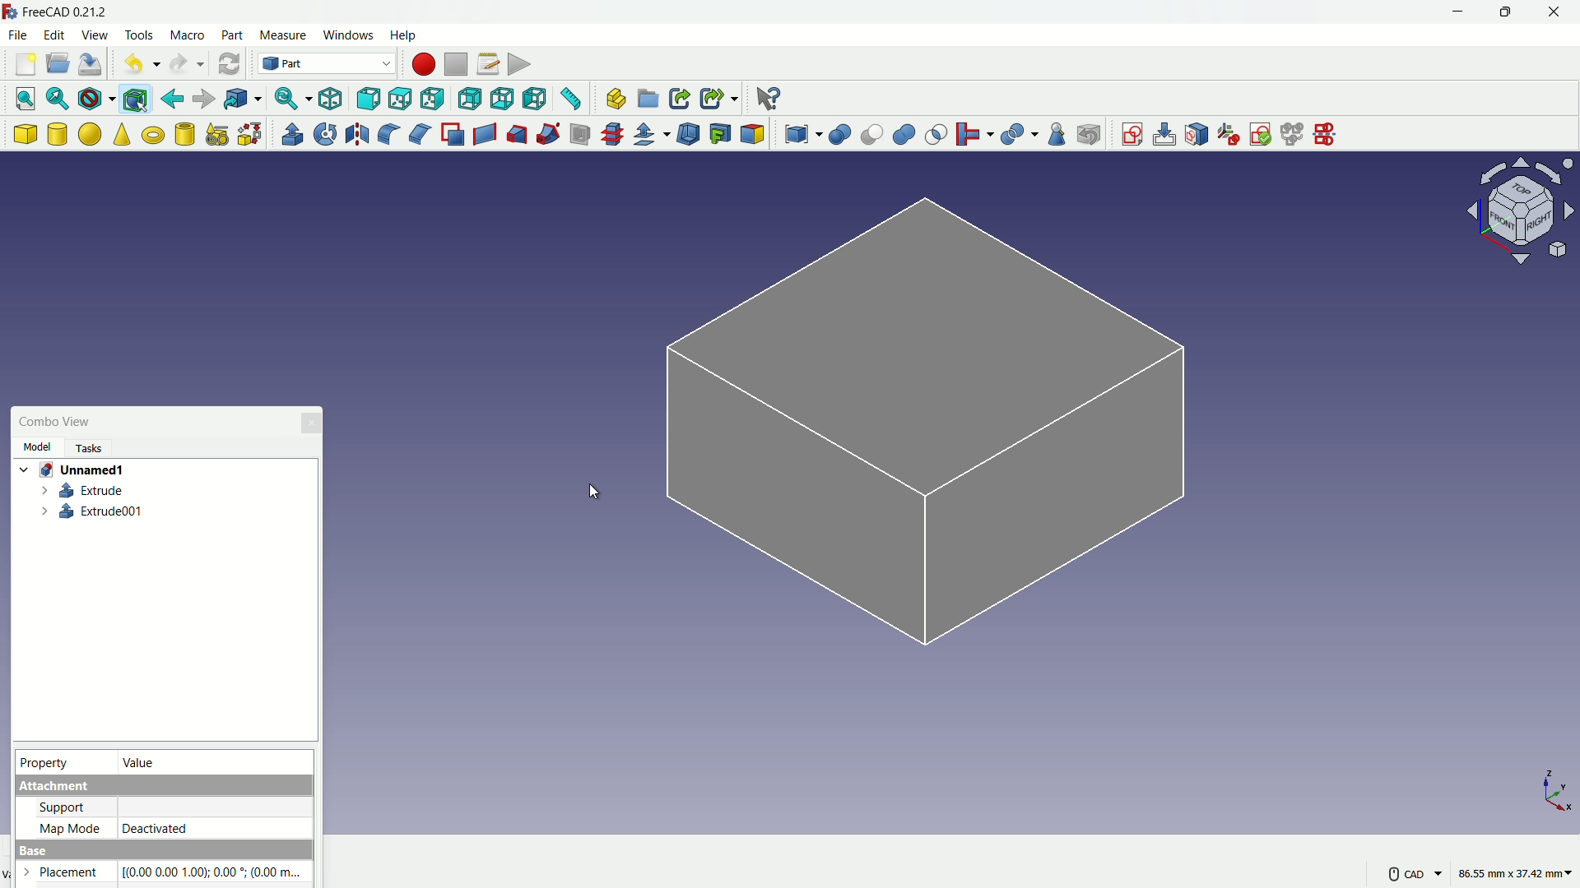  What do you see at coordinates (58, 63) in the screenshot?
I see `open file` at bounding box center [58, 63].